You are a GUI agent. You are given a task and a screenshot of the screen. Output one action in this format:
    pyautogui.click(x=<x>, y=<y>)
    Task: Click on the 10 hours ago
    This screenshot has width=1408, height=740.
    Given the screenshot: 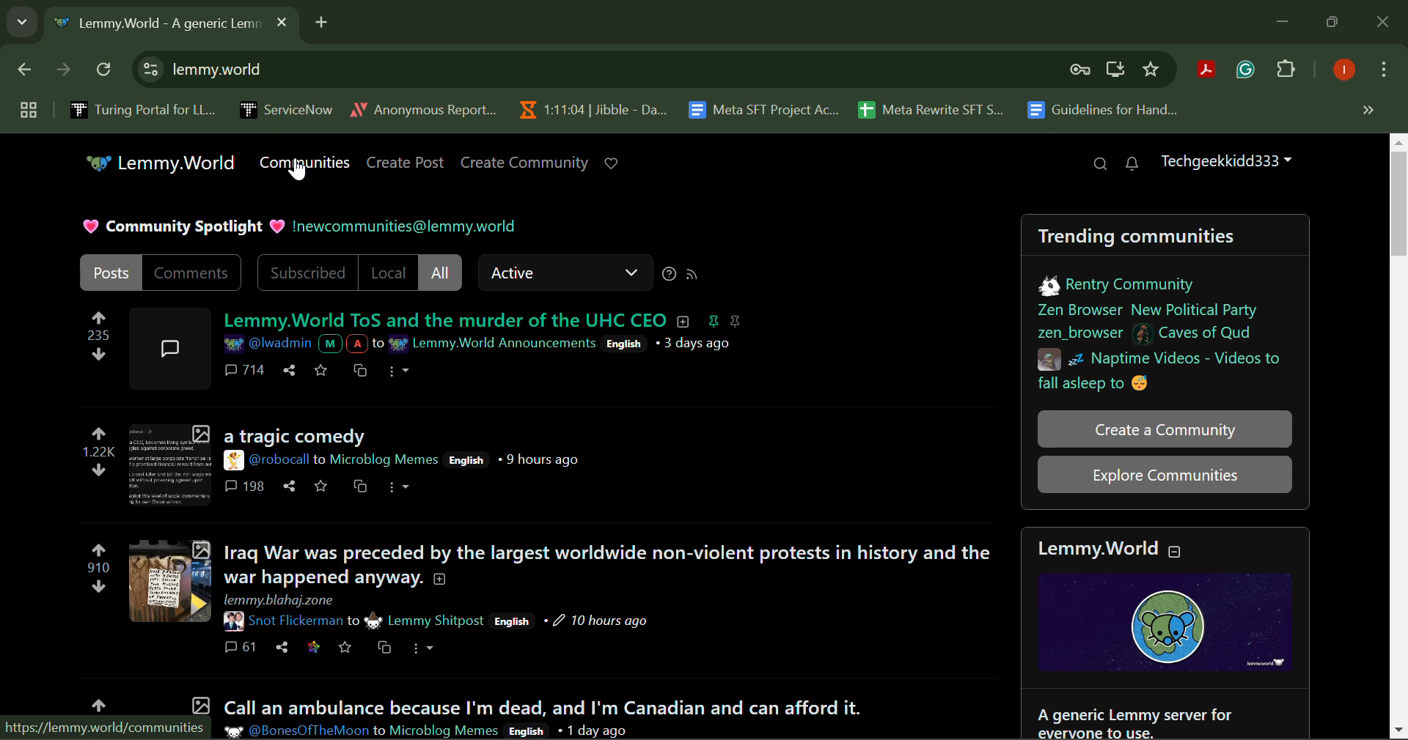 What is the action you would take?
    pyautogui.click(x=600, y=621)
    